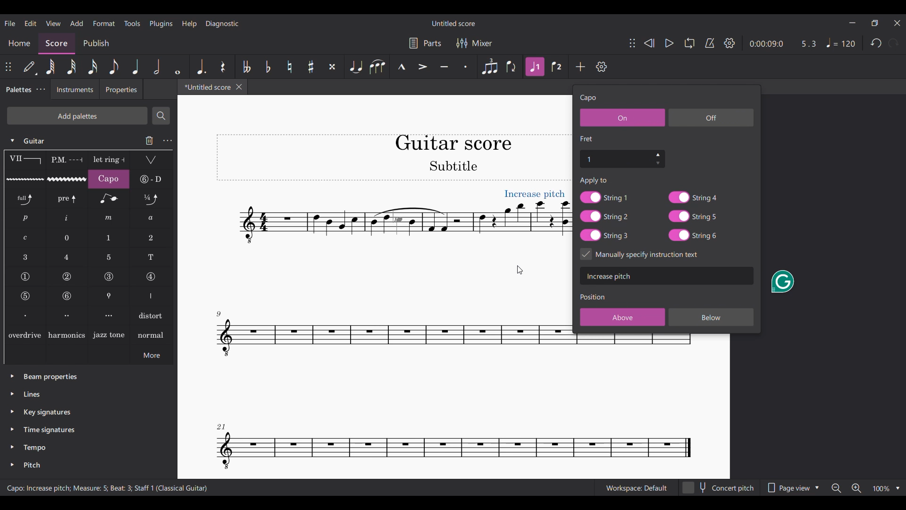 This screenshot has width=906, height=510. What do you see at coordinates (689, 43) in the screenshot?
I see `Loop playback` at bounding box center [689, 43].